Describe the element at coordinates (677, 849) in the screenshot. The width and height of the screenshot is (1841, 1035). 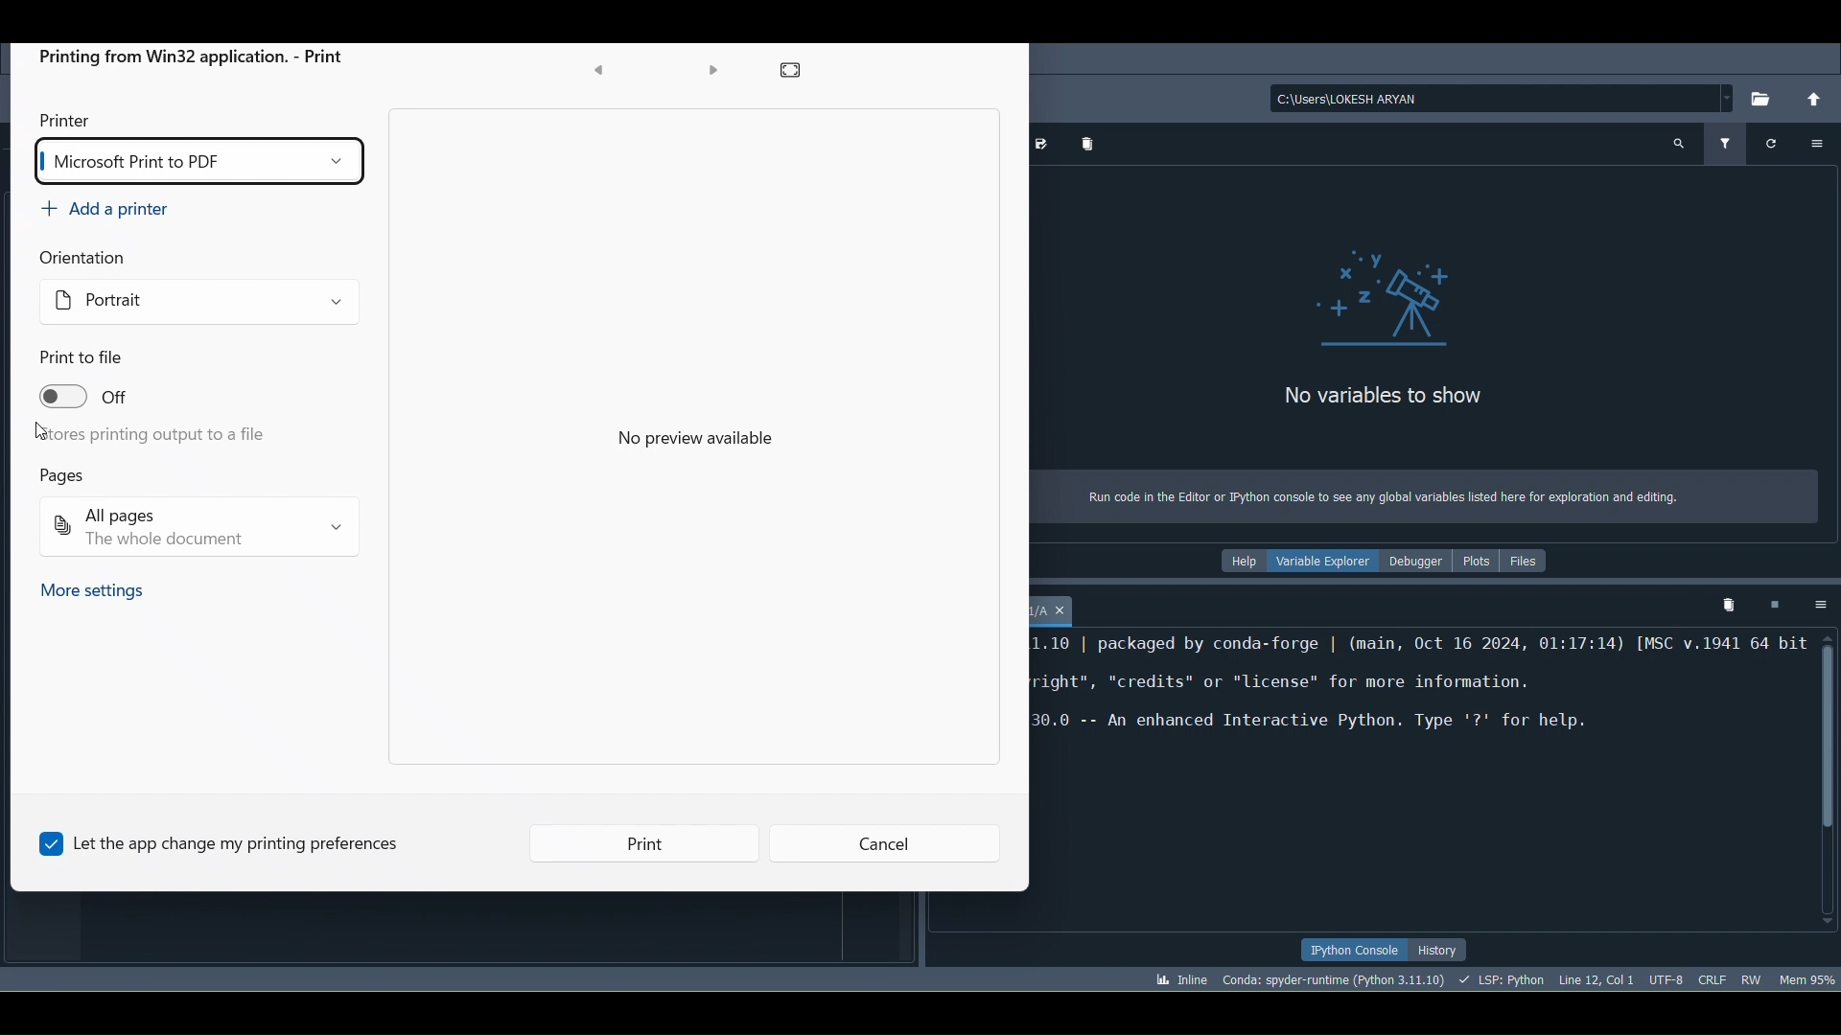
I see `Print` at that location.